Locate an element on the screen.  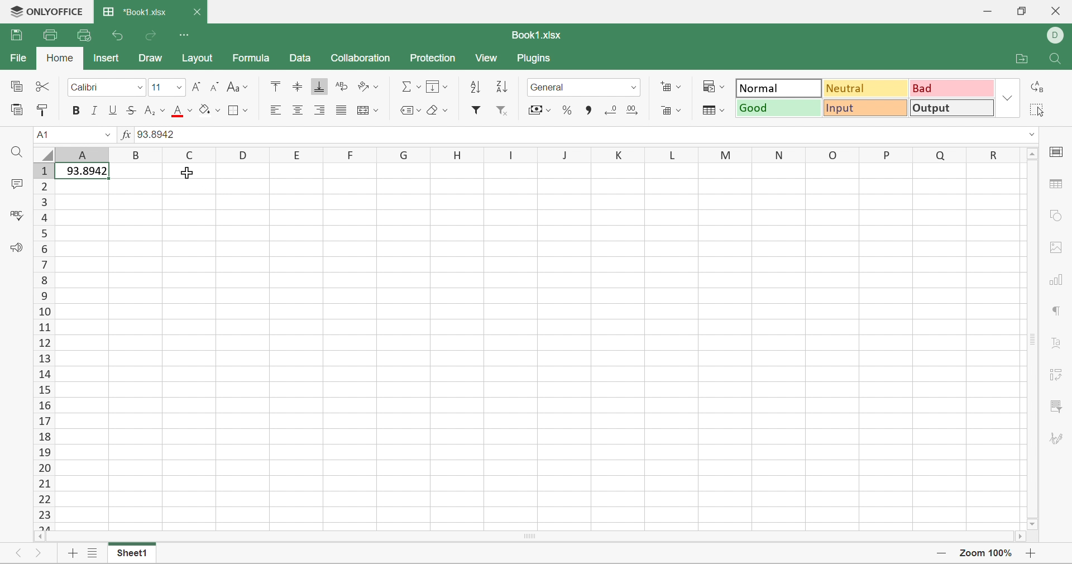
Save is located at coordinates (15, 35).